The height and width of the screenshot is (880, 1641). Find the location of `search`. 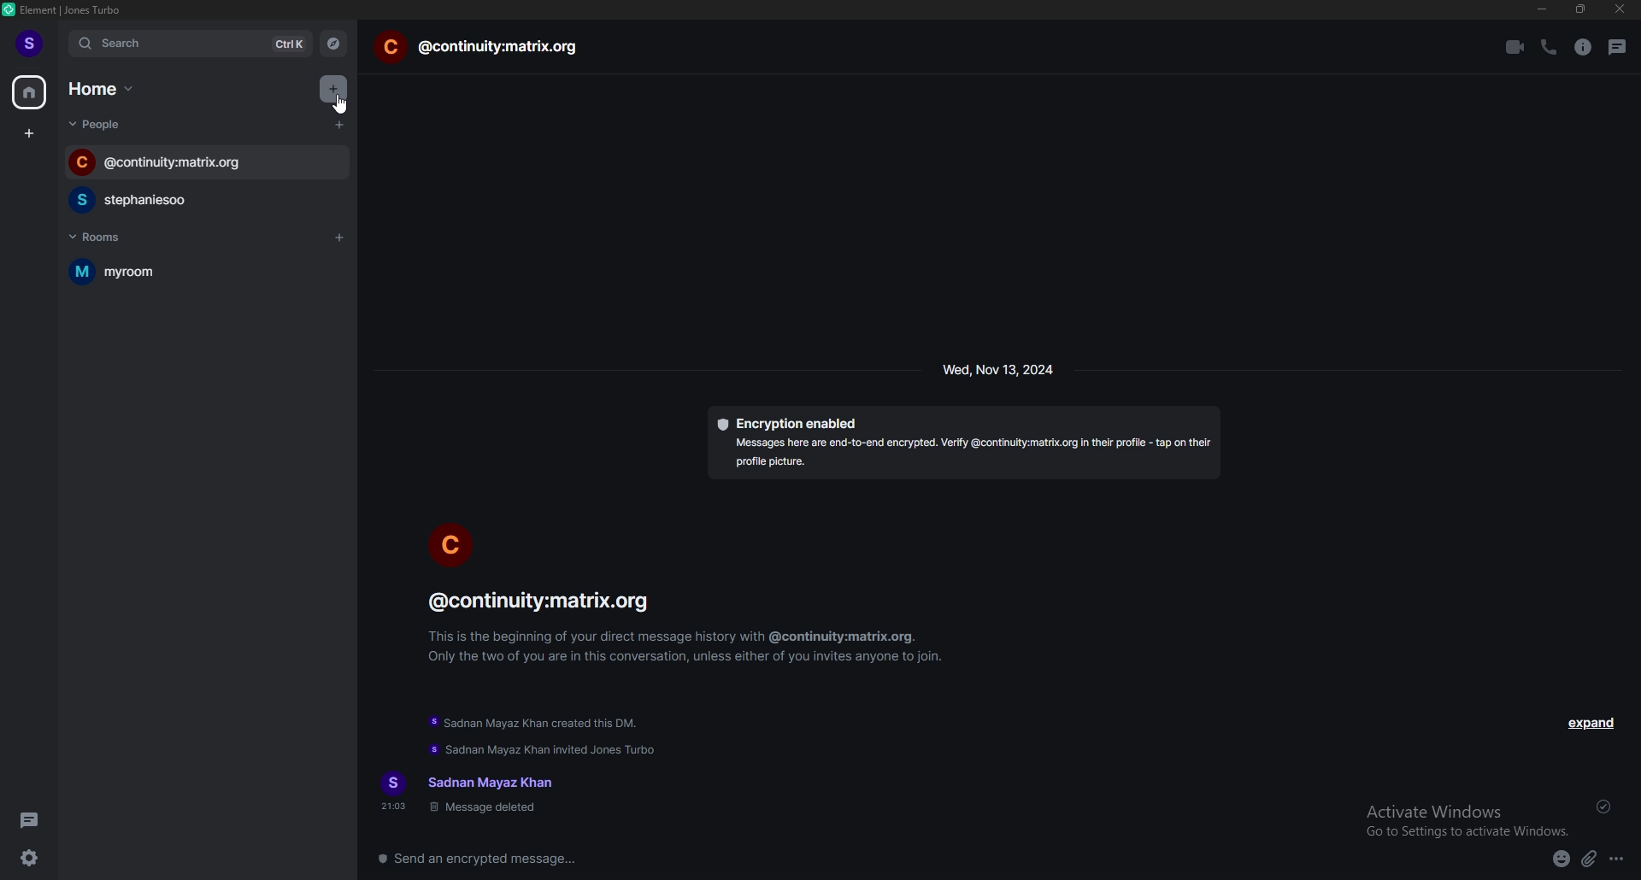

search is located at coordinates (192, 44).